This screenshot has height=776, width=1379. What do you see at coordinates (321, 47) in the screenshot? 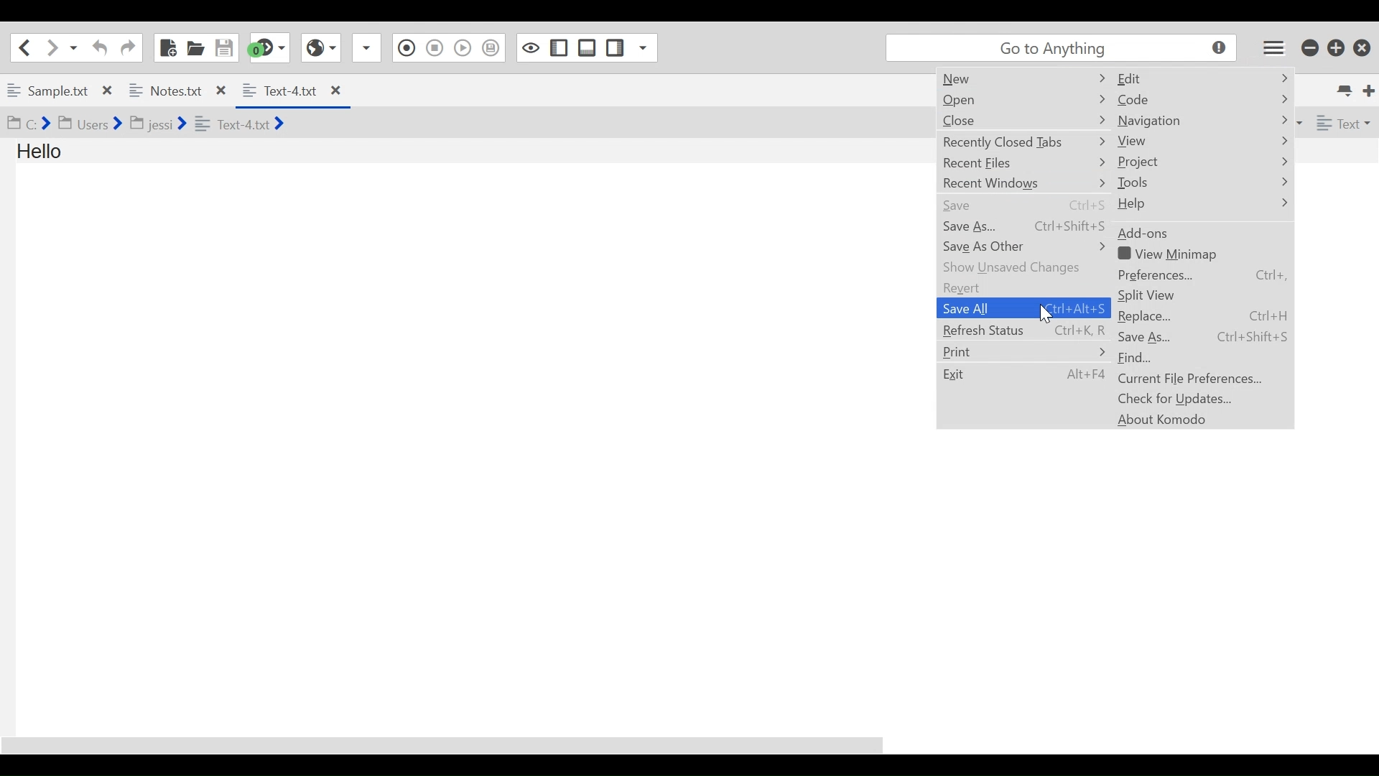
I see `View in Browser` at bounding box center [321, 47].